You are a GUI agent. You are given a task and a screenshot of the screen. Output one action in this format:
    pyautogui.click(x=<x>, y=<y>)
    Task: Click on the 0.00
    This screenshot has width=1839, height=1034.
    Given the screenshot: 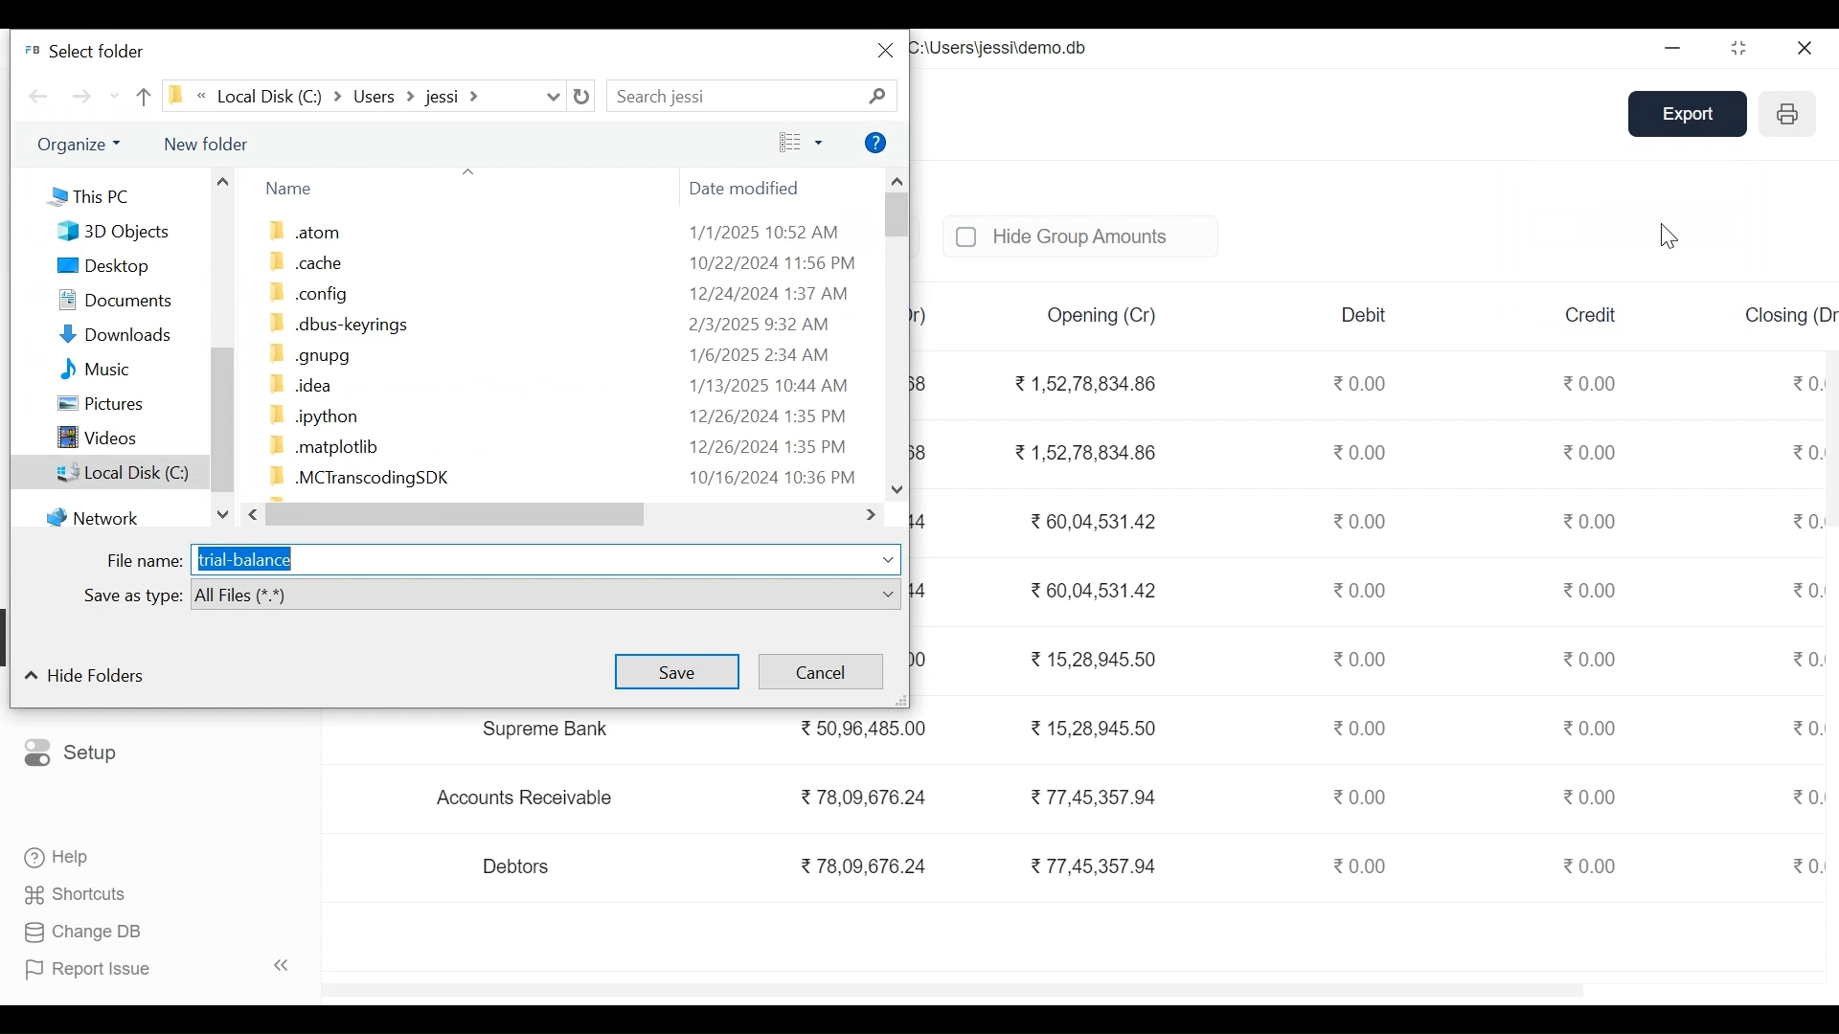 What is the action you would take?
    pyautogui.click(x=1594, y=865)
    